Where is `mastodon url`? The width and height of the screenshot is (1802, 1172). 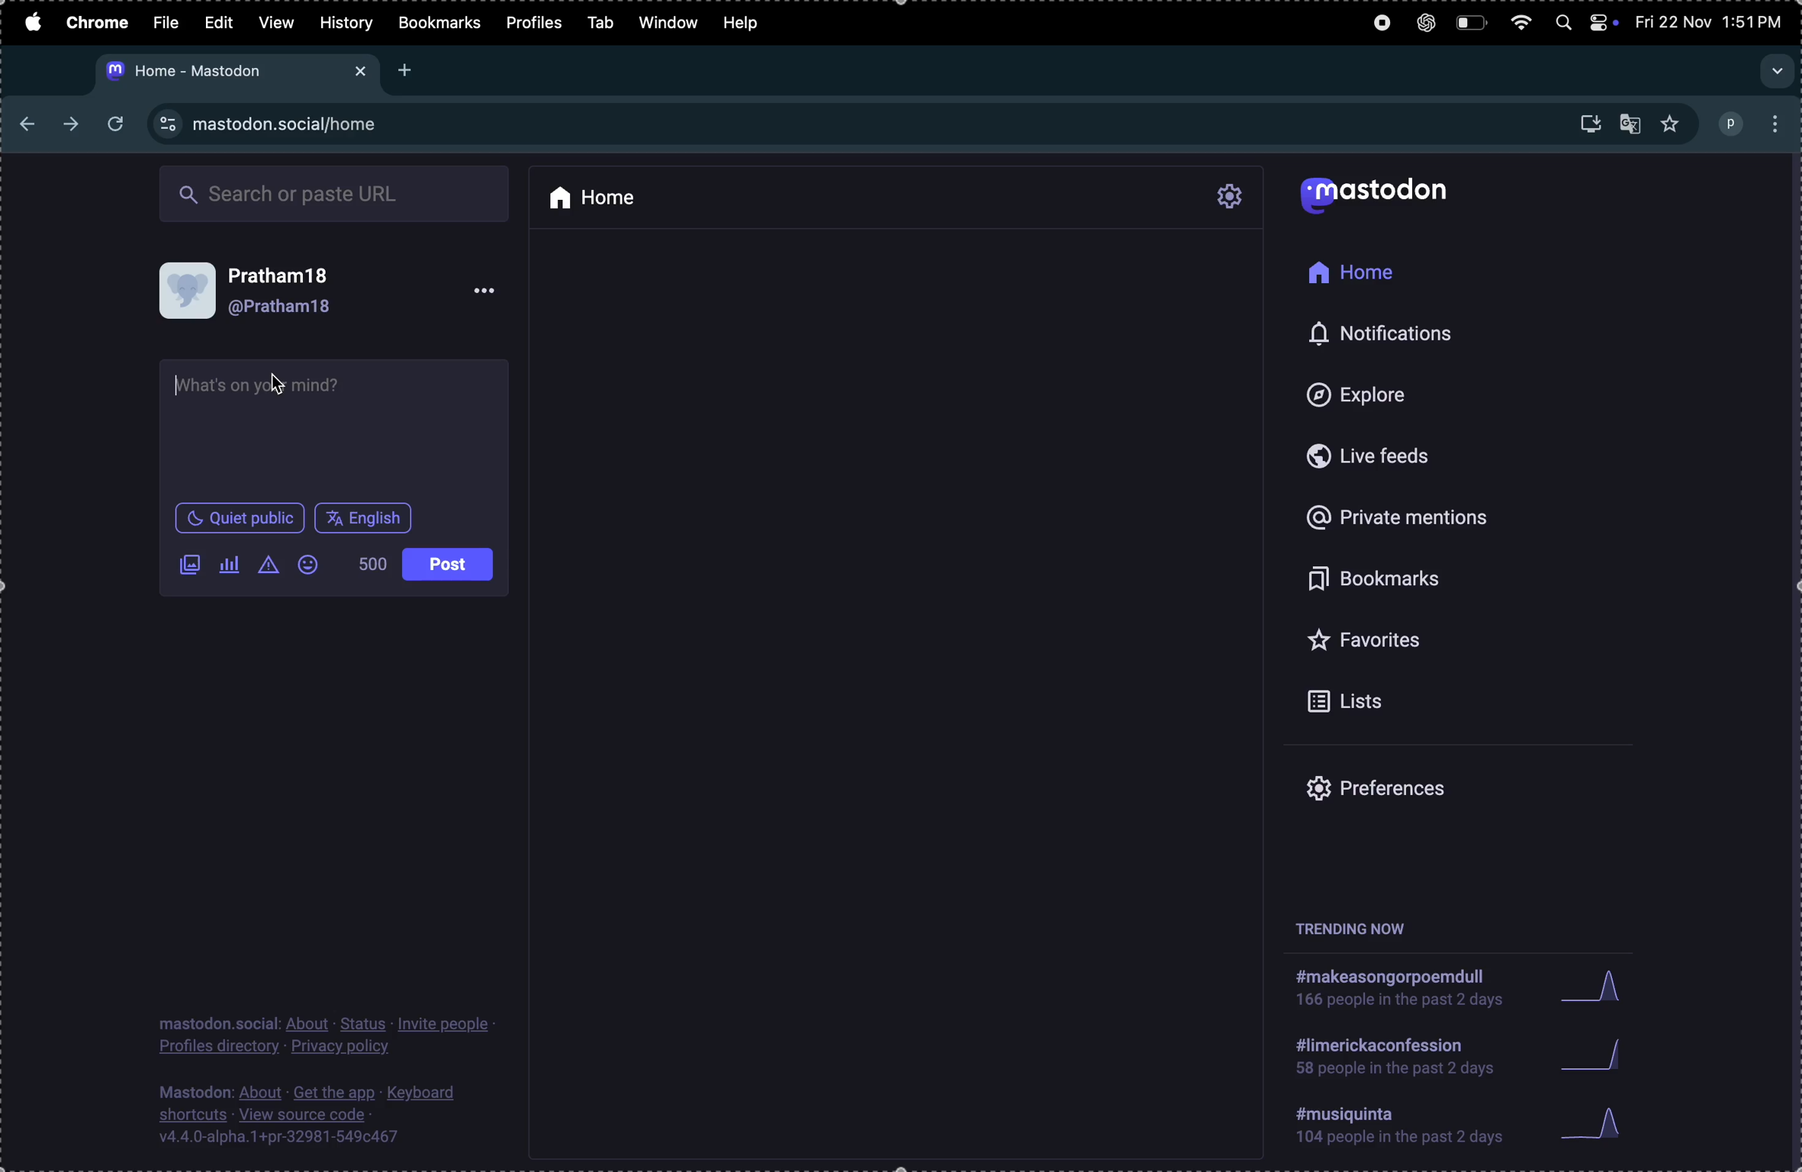
mastodon url is located at coordinates (242, 70).